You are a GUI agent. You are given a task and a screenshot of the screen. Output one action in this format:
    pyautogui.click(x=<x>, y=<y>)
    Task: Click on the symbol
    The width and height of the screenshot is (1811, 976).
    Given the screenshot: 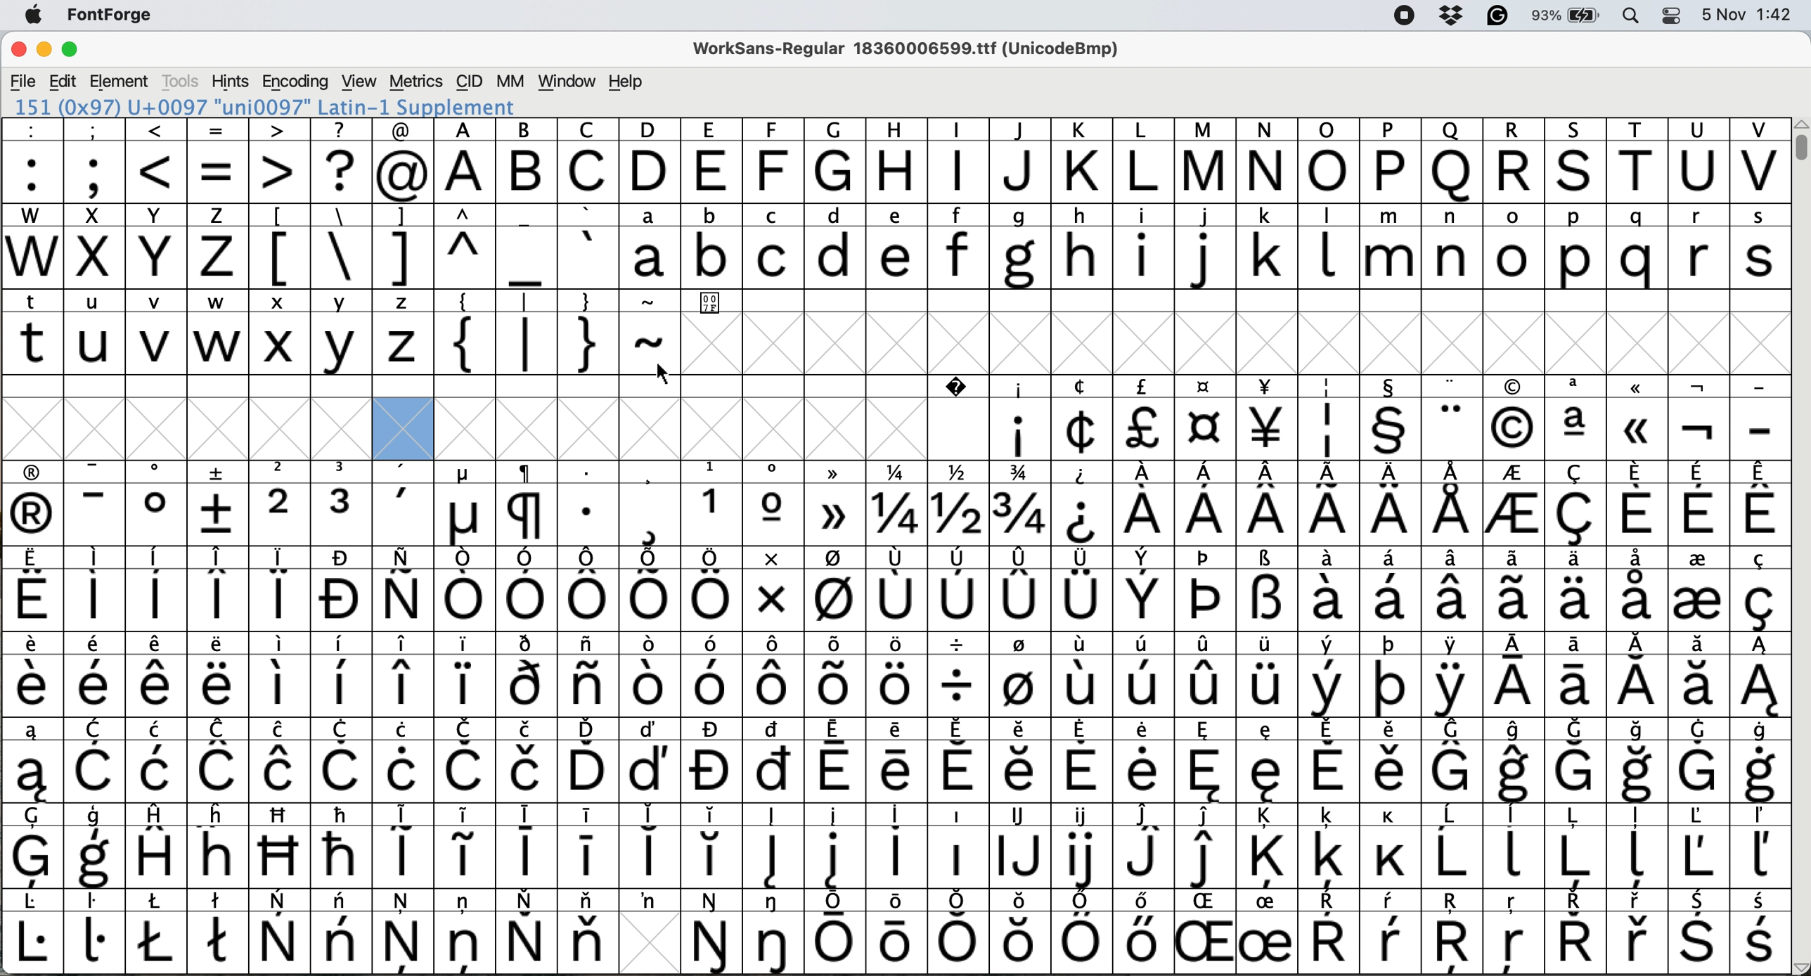 What is the action you would take?
    pyautogui.click(x=1206, y=503)
    